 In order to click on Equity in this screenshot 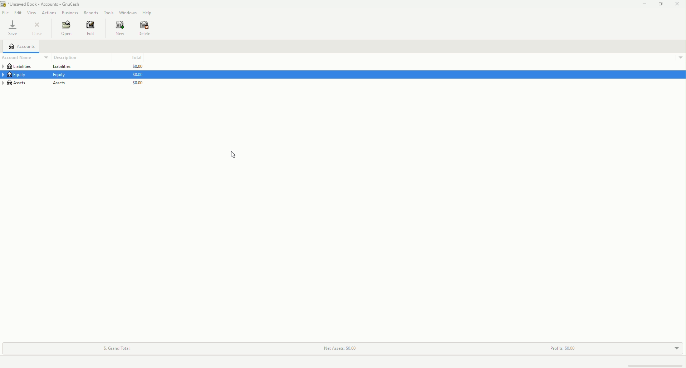, I will do `click(18, 75)`.